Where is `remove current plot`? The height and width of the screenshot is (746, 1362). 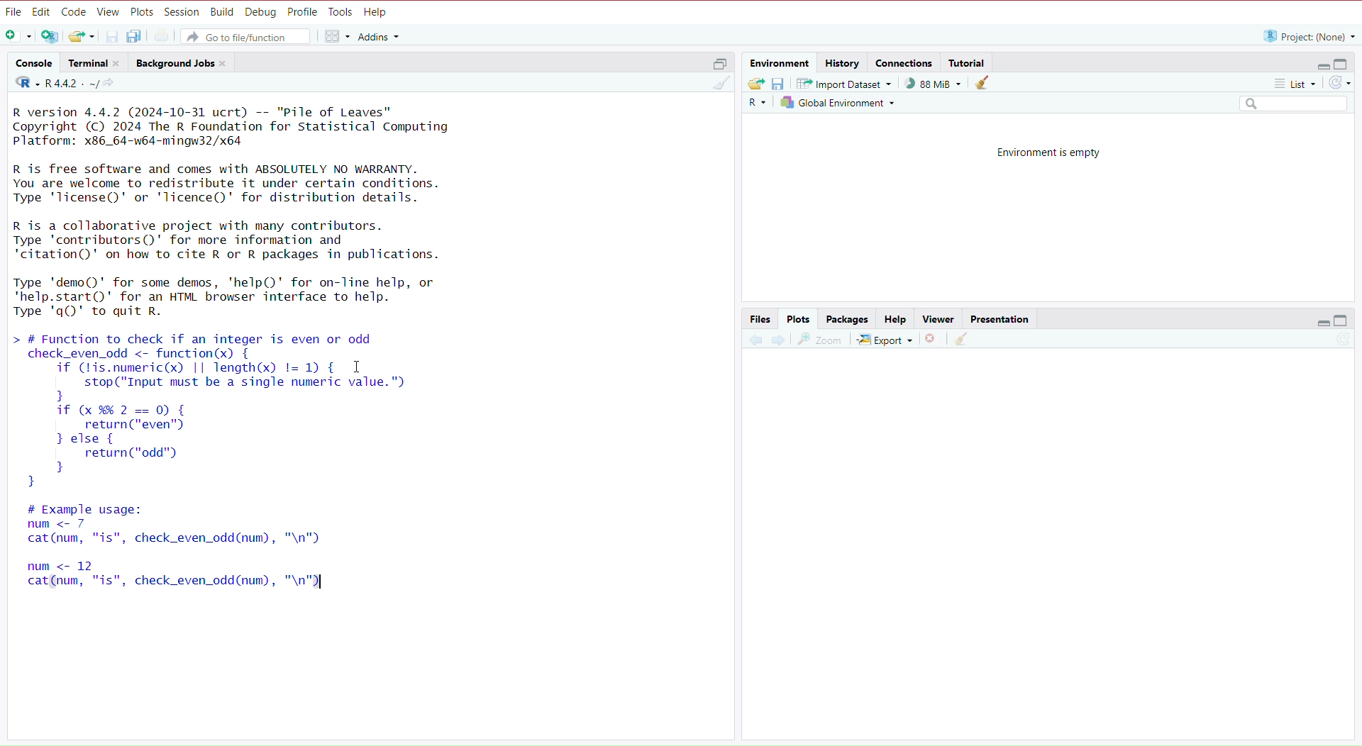 remove current plot is located at coordinates (931, 341).